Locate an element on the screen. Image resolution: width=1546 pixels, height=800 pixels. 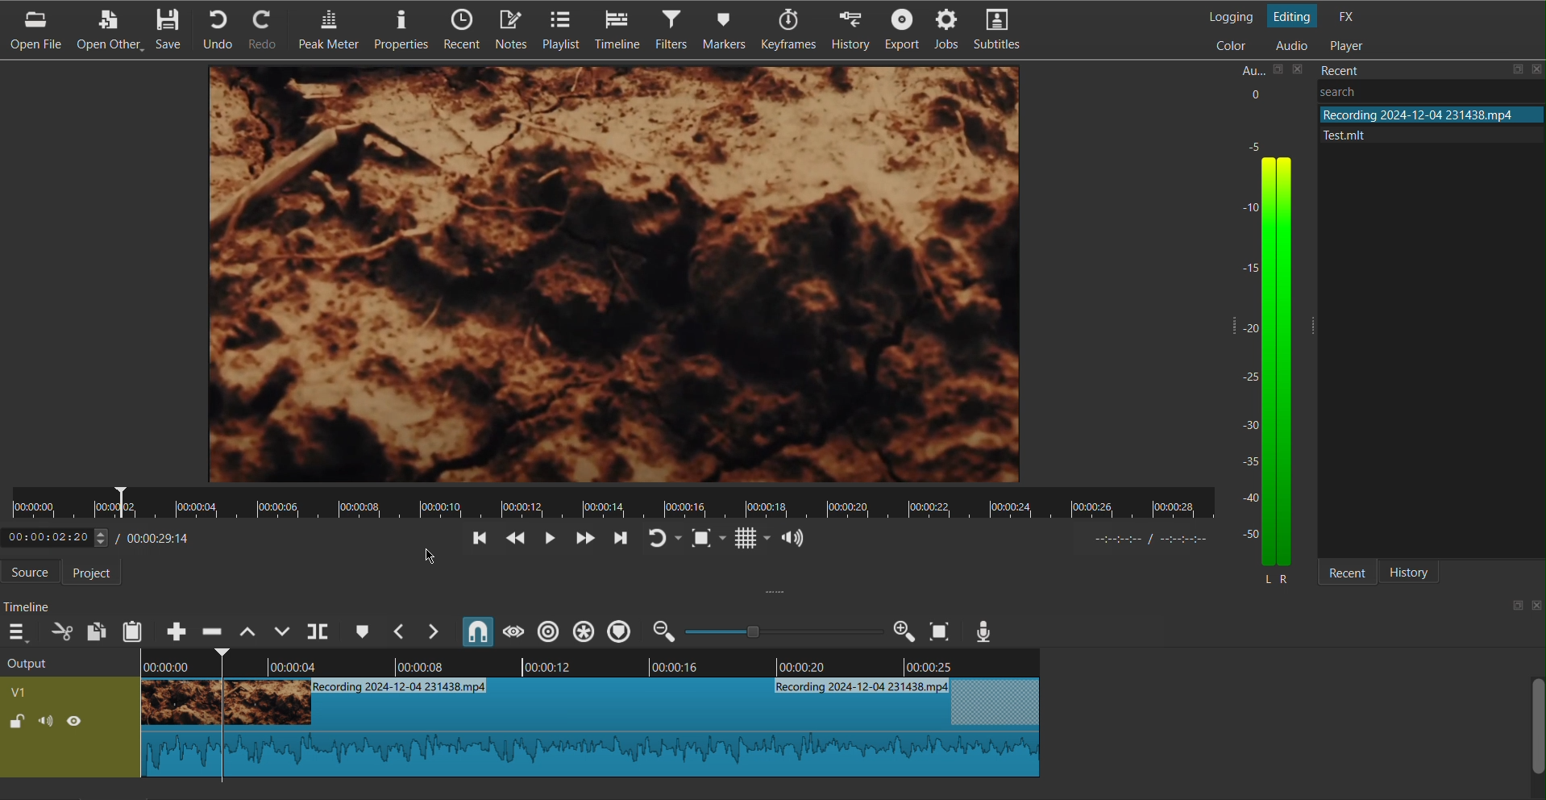
Play is located at coordinates (552, 539).